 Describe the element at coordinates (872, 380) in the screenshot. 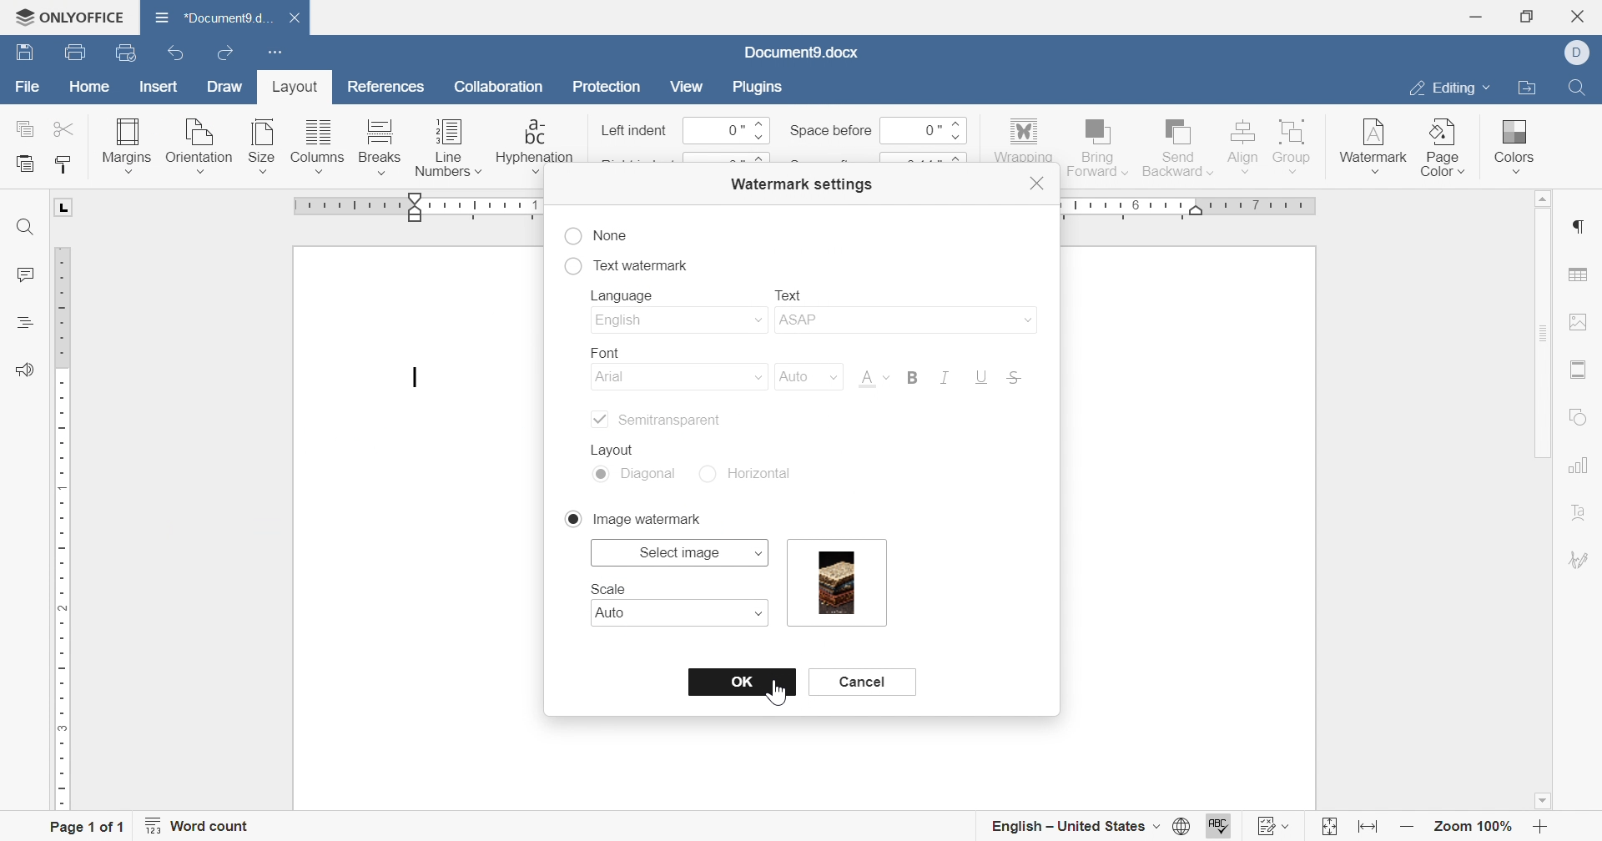

I see `Font` at that location.